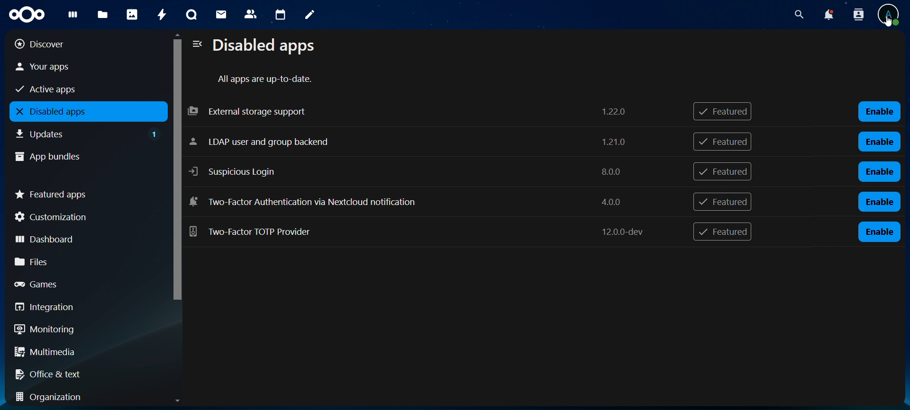  Describe the element at coordinates (879, 232) in the screenshot. I see `enable` at that location.